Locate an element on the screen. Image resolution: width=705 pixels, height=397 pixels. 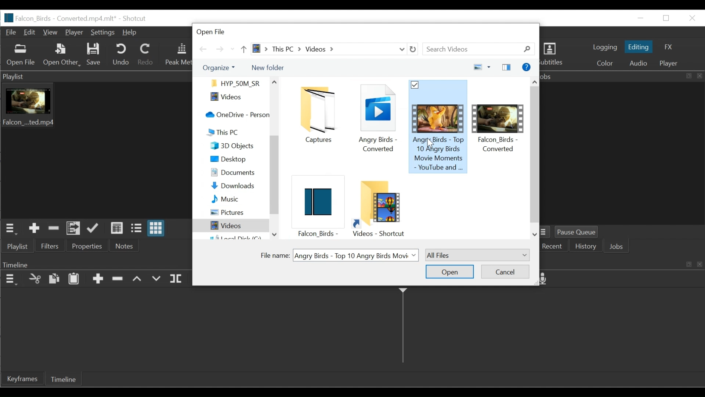
Open Other is located at coordinates (61, 54).